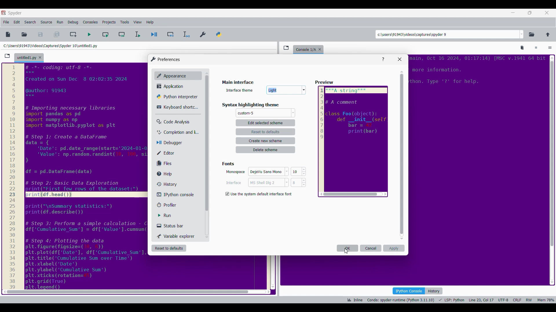 The width and height of the screenshot is (556, 312). I want to click on PYTHONPATH manager, so click(220, 33).